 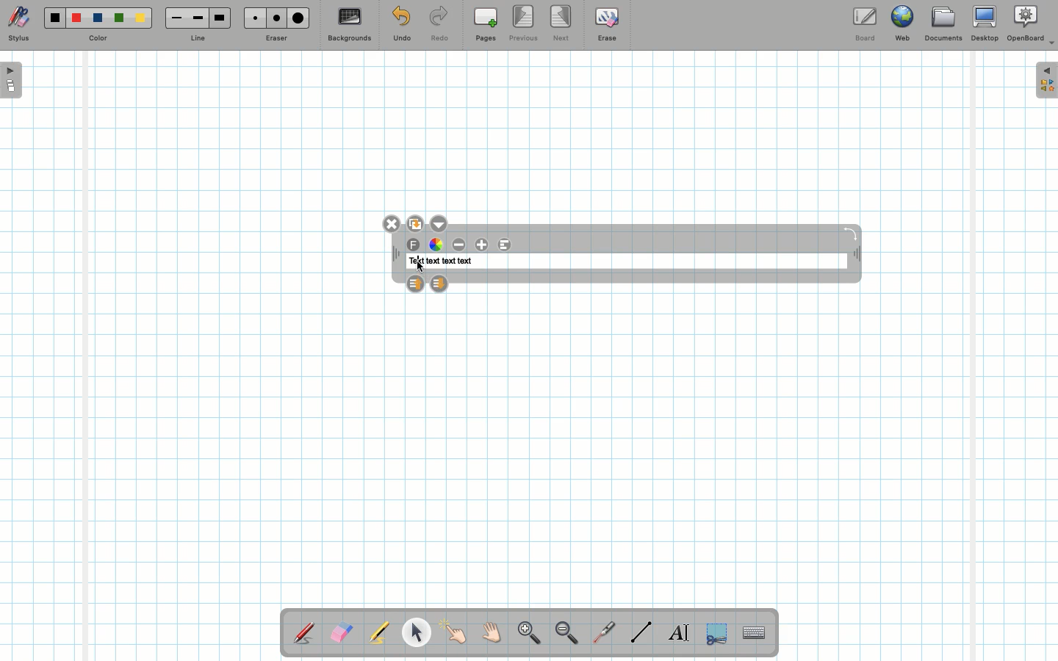 I want to click on Blue, so click(x=98, y=18).